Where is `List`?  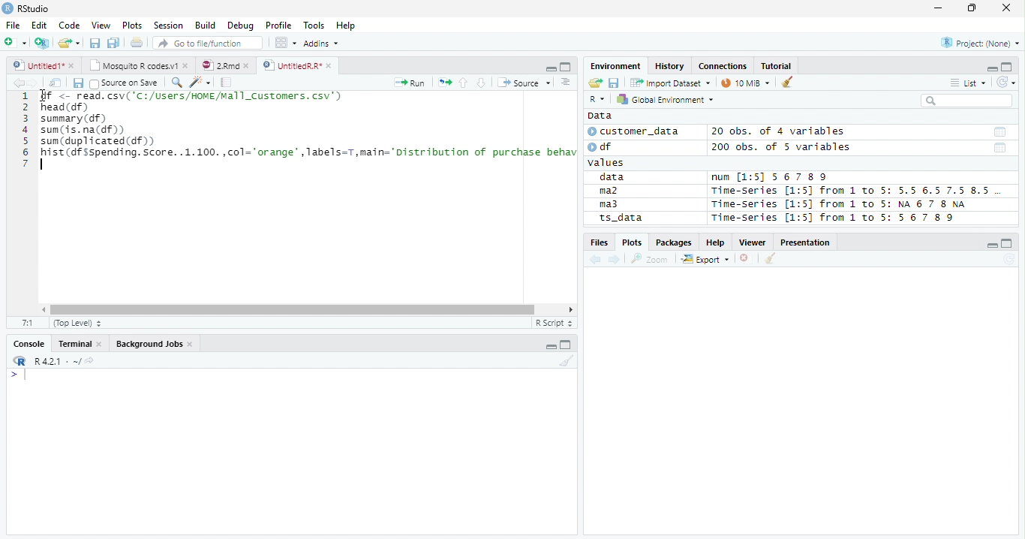
List is located at coordinates (967, 83).